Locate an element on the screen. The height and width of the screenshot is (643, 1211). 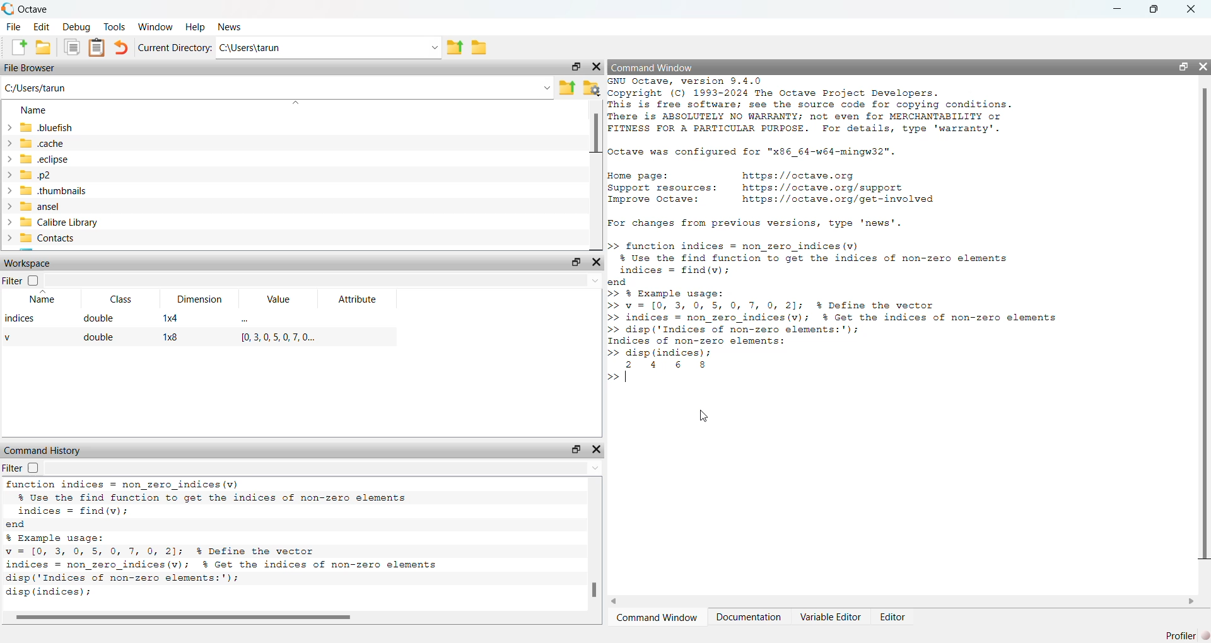
Filter is located at coordinates (13, 468).